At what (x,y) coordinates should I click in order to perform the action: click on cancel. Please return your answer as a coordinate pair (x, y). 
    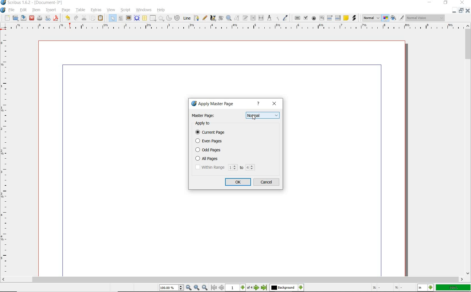
    Looking at the image, I should click on (267, 182).